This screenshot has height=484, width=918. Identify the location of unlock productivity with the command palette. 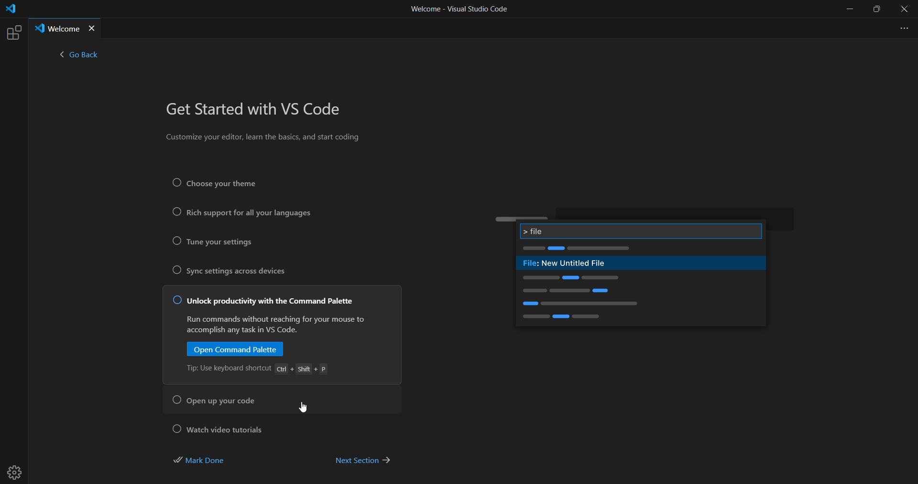
(267, 303).